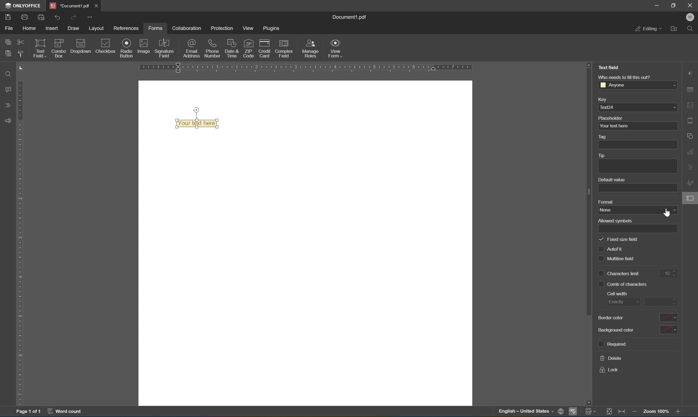  Describe the element at coordinates (9, 105) in the screenshot. I see `headings` at that location.